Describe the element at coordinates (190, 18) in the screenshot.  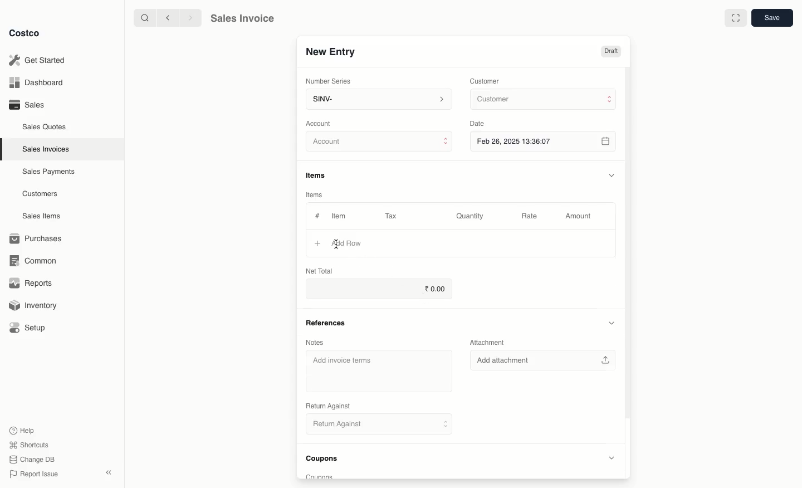
I see `Forward` at that location.